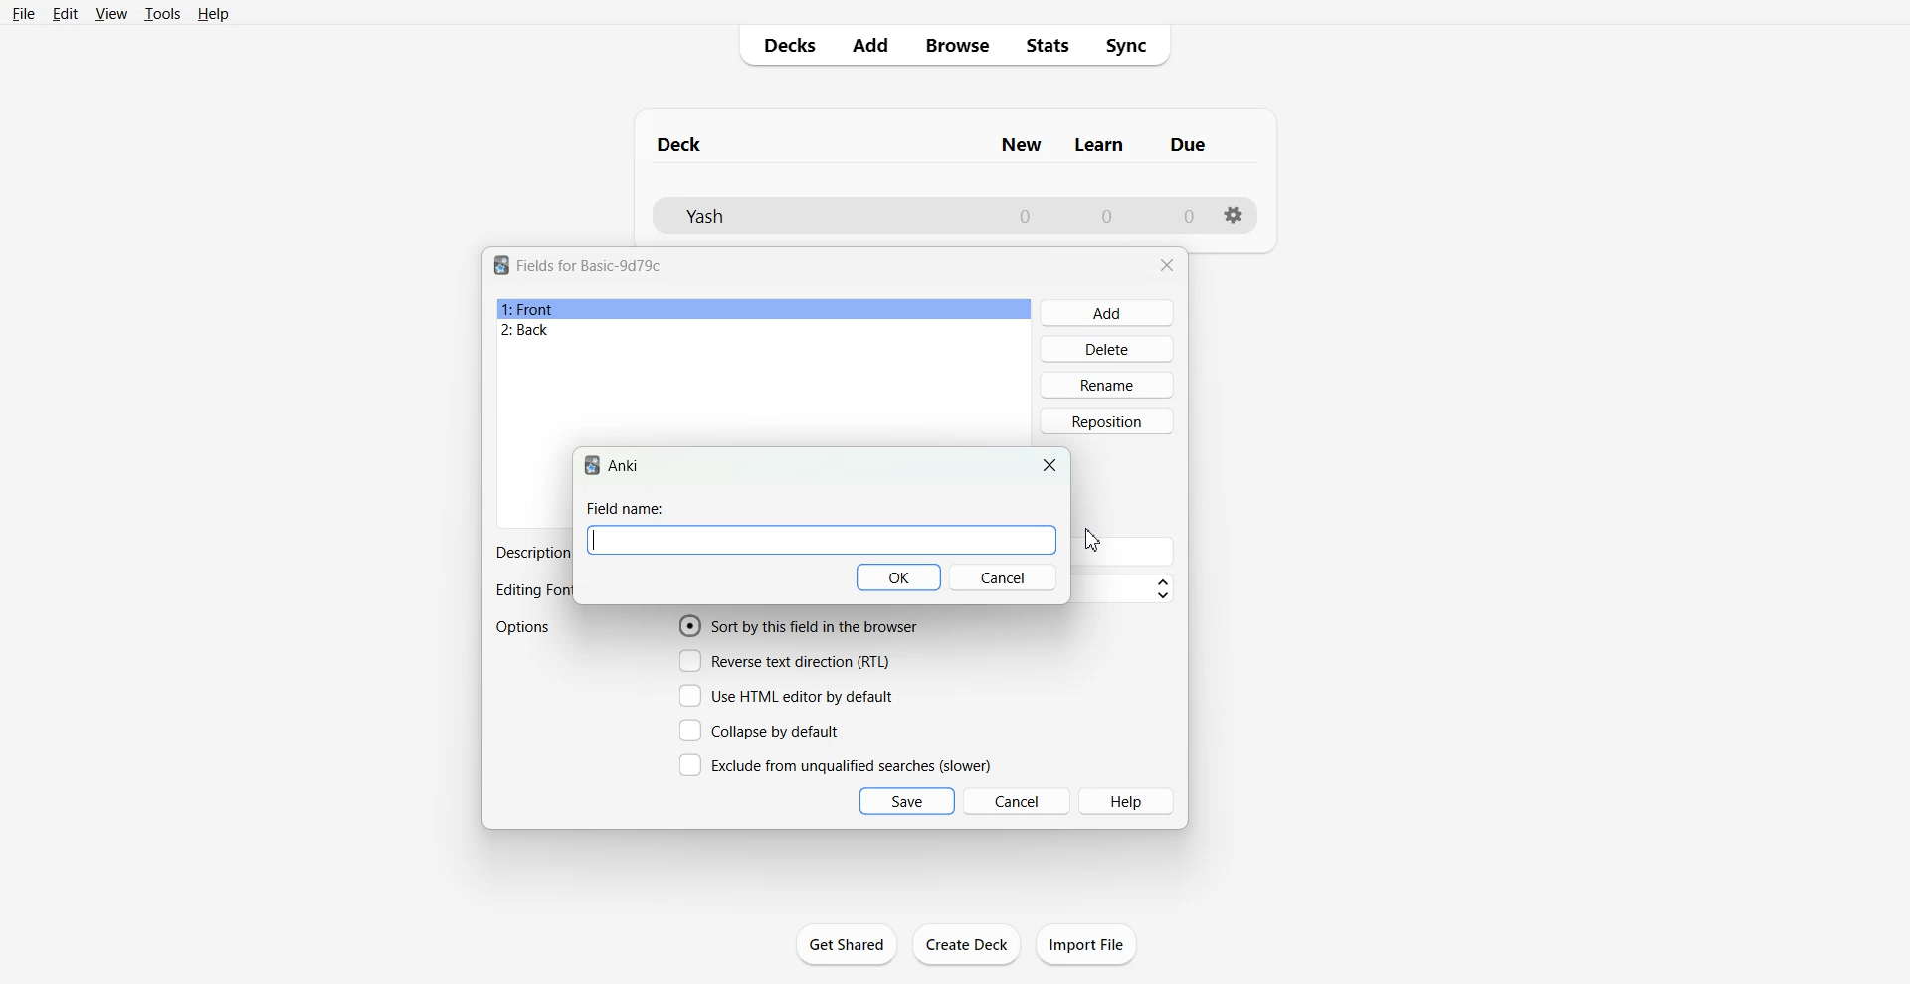 Image resolution: width=1910 pixels, height=984 pixels. I want to click on Settings, so click(1235, 215).